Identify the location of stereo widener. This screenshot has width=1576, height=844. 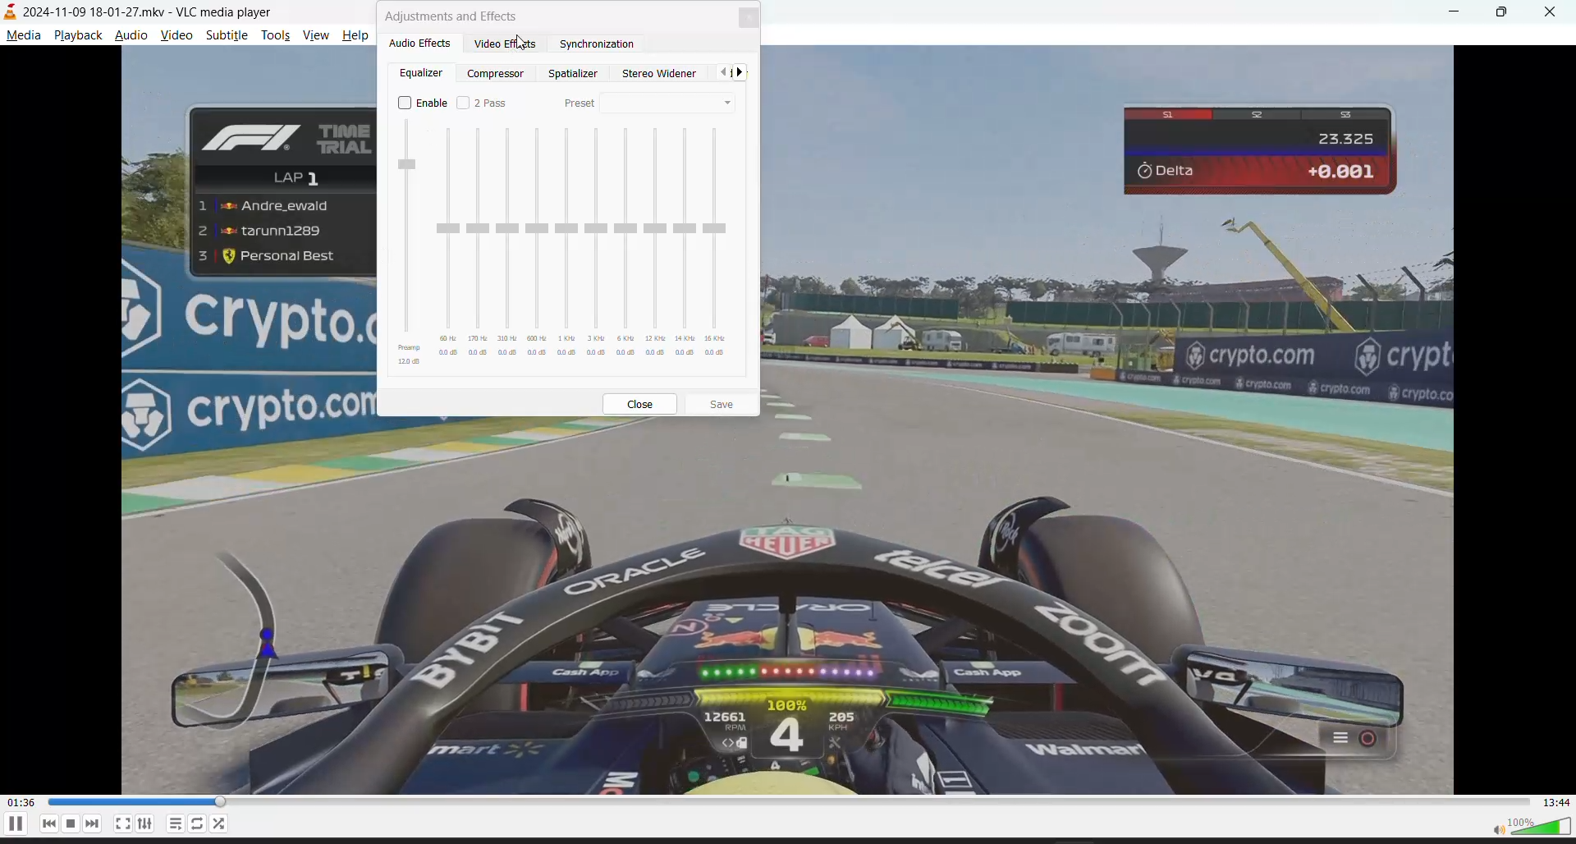
(659, 75).